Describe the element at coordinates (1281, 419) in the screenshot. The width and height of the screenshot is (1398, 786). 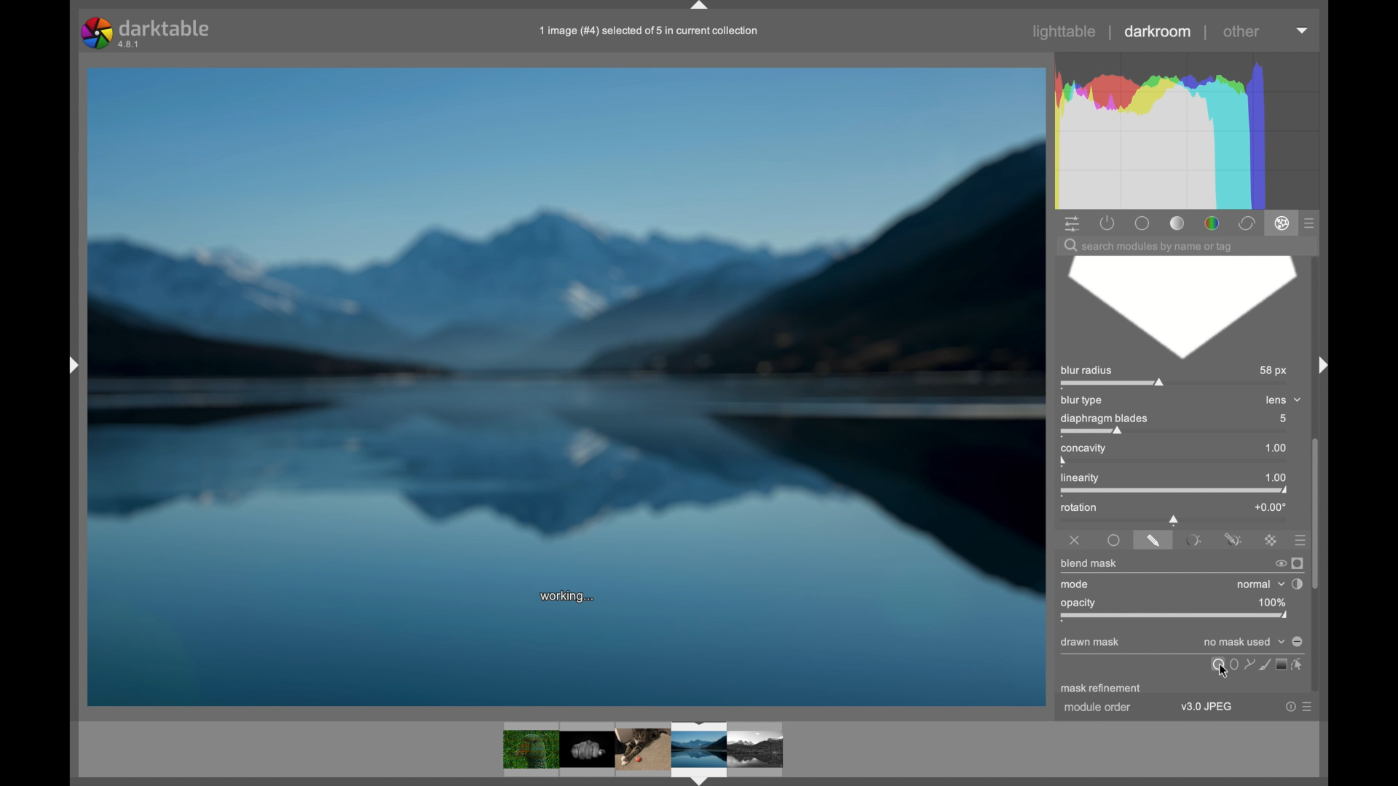
I see `5` at that location.